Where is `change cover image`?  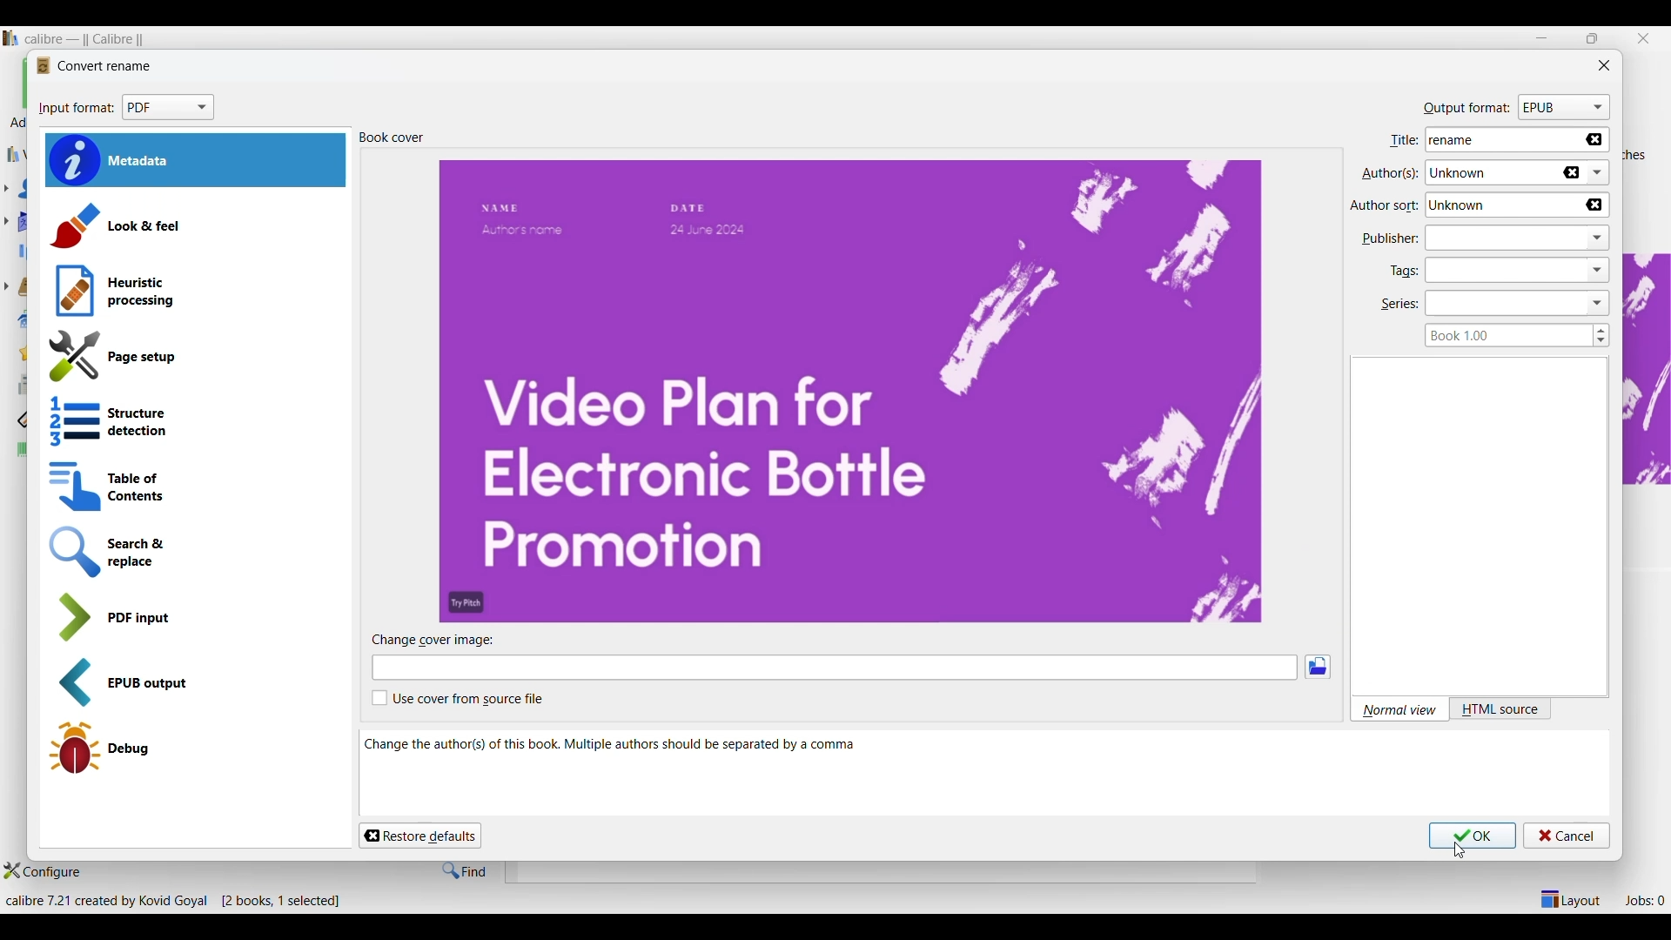
change cover image is located at coordinates (433, 639).